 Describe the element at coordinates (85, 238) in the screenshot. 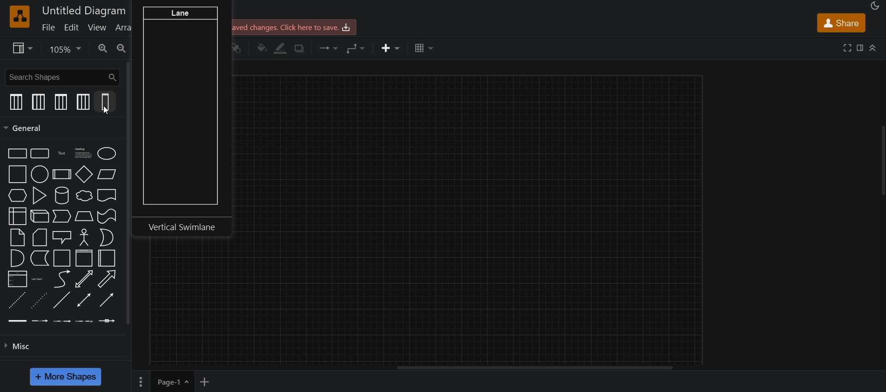

I see `actor` at that location.